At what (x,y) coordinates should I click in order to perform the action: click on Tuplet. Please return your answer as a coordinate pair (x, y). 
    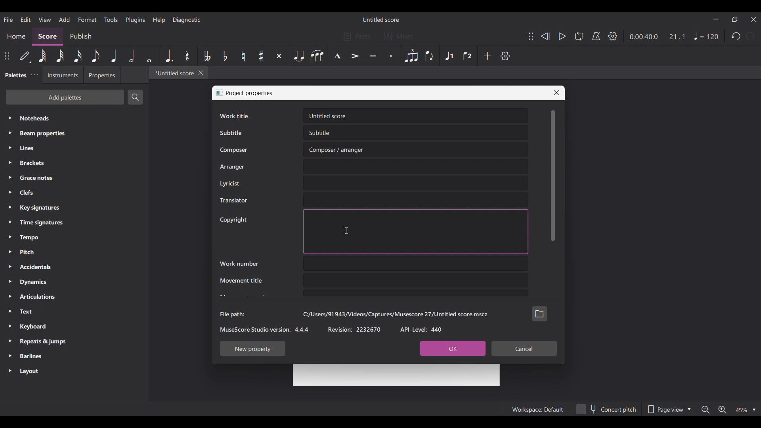
    Looking at the image, I should click on (411, 56).